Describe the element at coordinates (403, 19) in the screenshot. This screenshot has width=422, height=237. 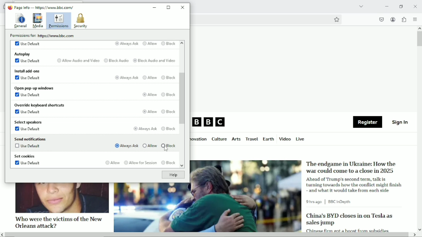
I see `Extensions` at that location.